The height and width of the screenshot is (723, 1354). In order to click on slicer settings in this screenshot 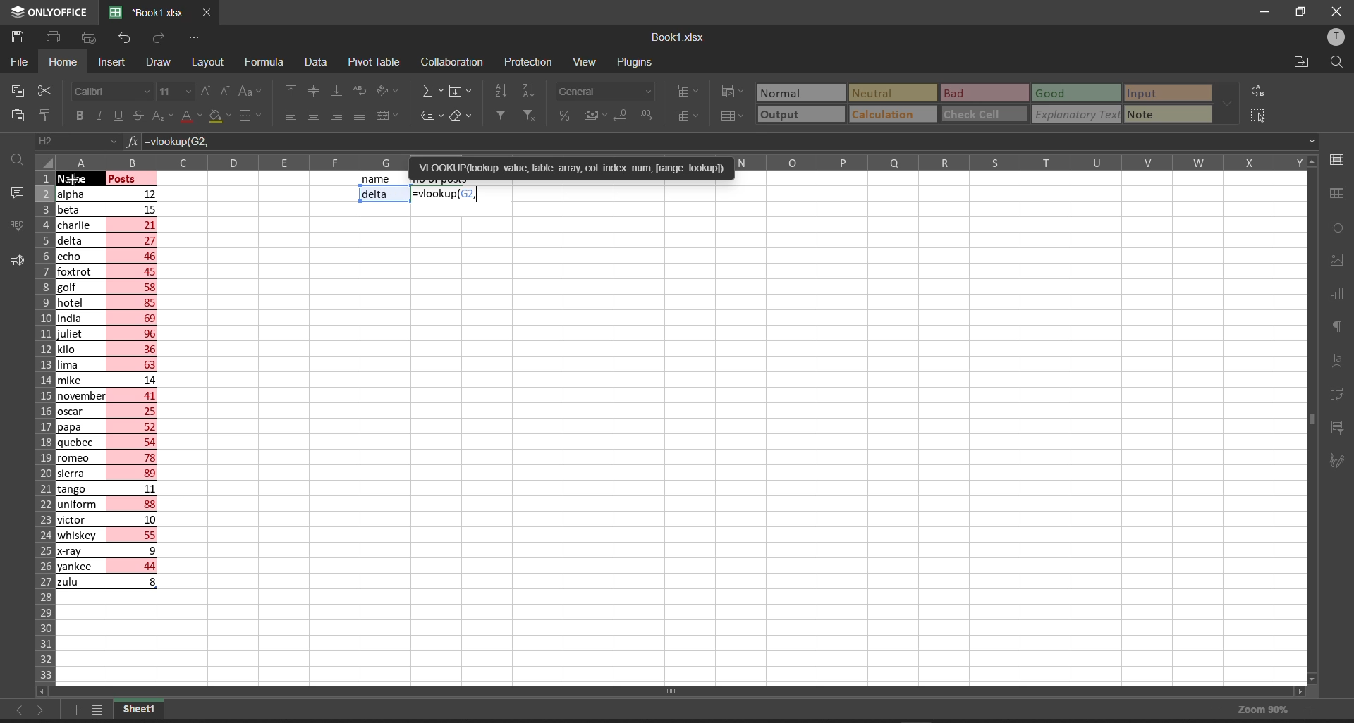, I will do `click(1344, 424)`.